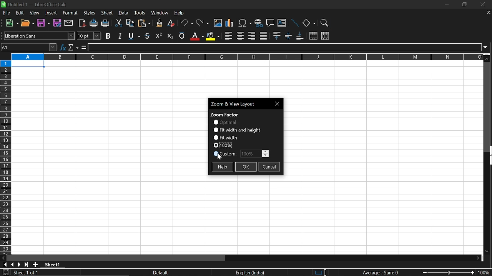 Image resolution: width=492 pixels, height=276 pixels. Describe the element at coordinates (321, 272) in the screenshot. I see `standard selection` at that location.